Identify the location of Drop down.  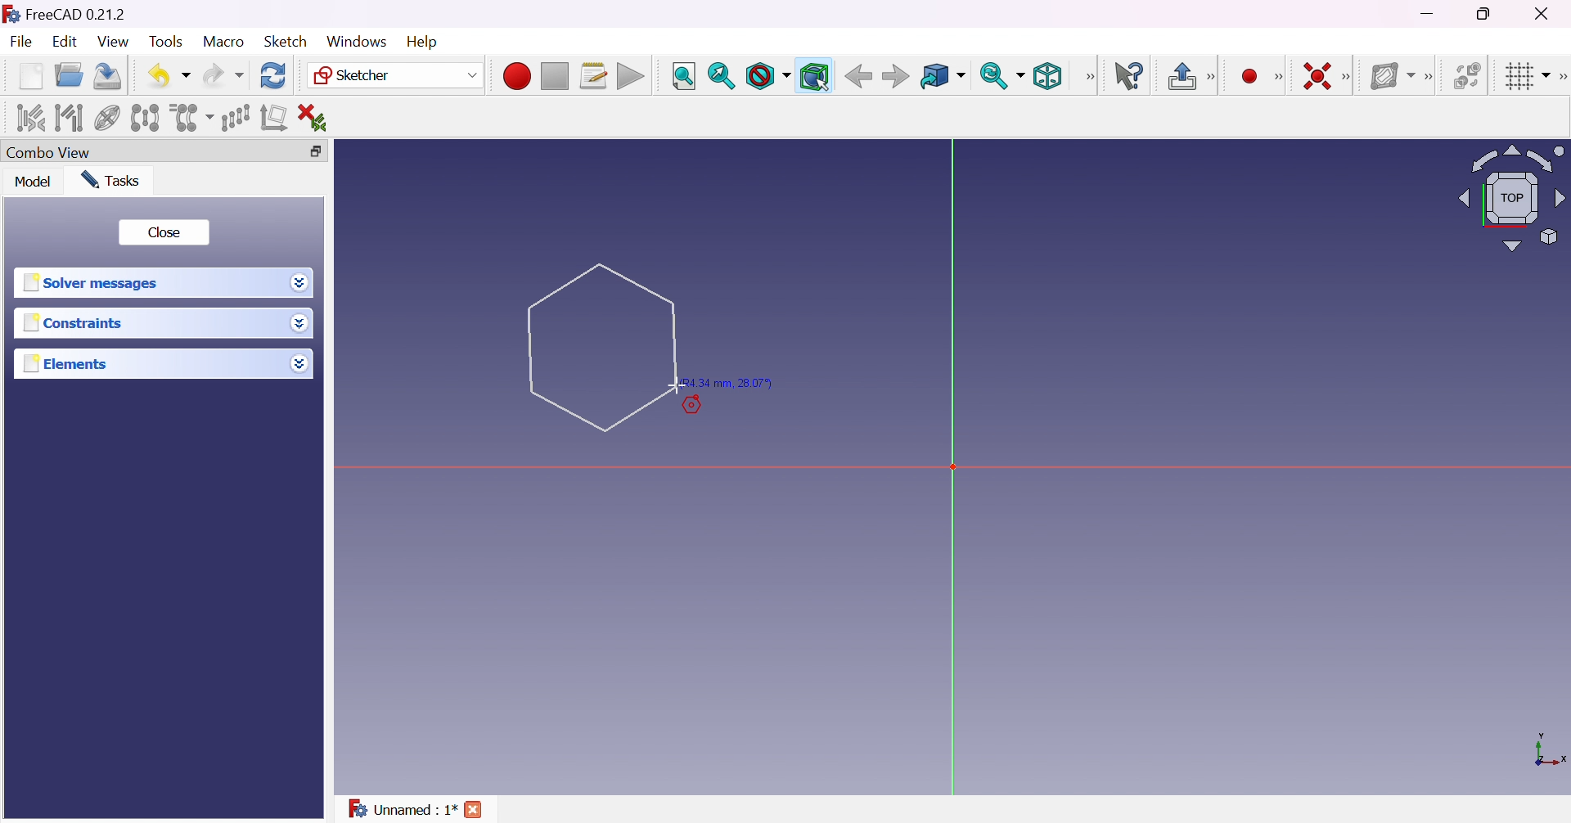
(299, 360).